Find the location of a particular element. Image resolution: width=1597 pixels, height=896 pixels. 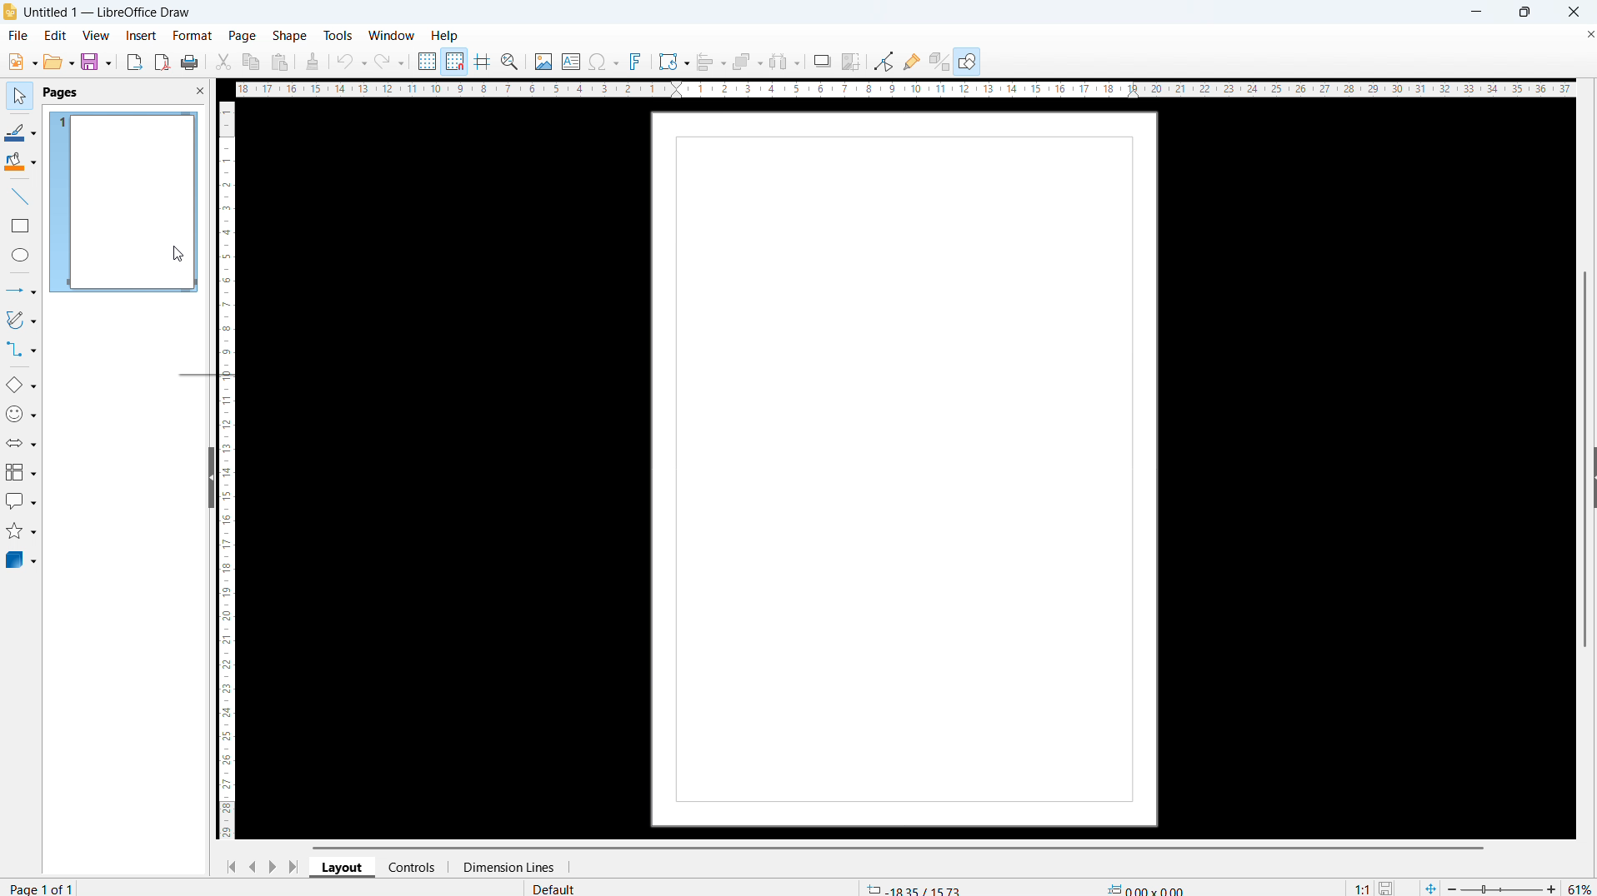

vertical ruler is located at coordinates (228, 470).